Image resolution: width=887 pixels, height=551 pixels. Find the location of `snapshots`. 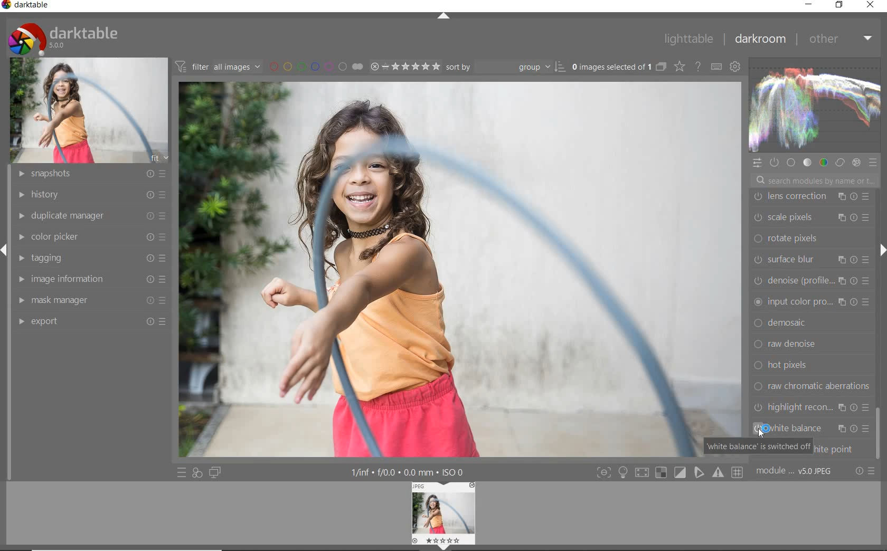

snapshots is located at coordinates (88, 174).